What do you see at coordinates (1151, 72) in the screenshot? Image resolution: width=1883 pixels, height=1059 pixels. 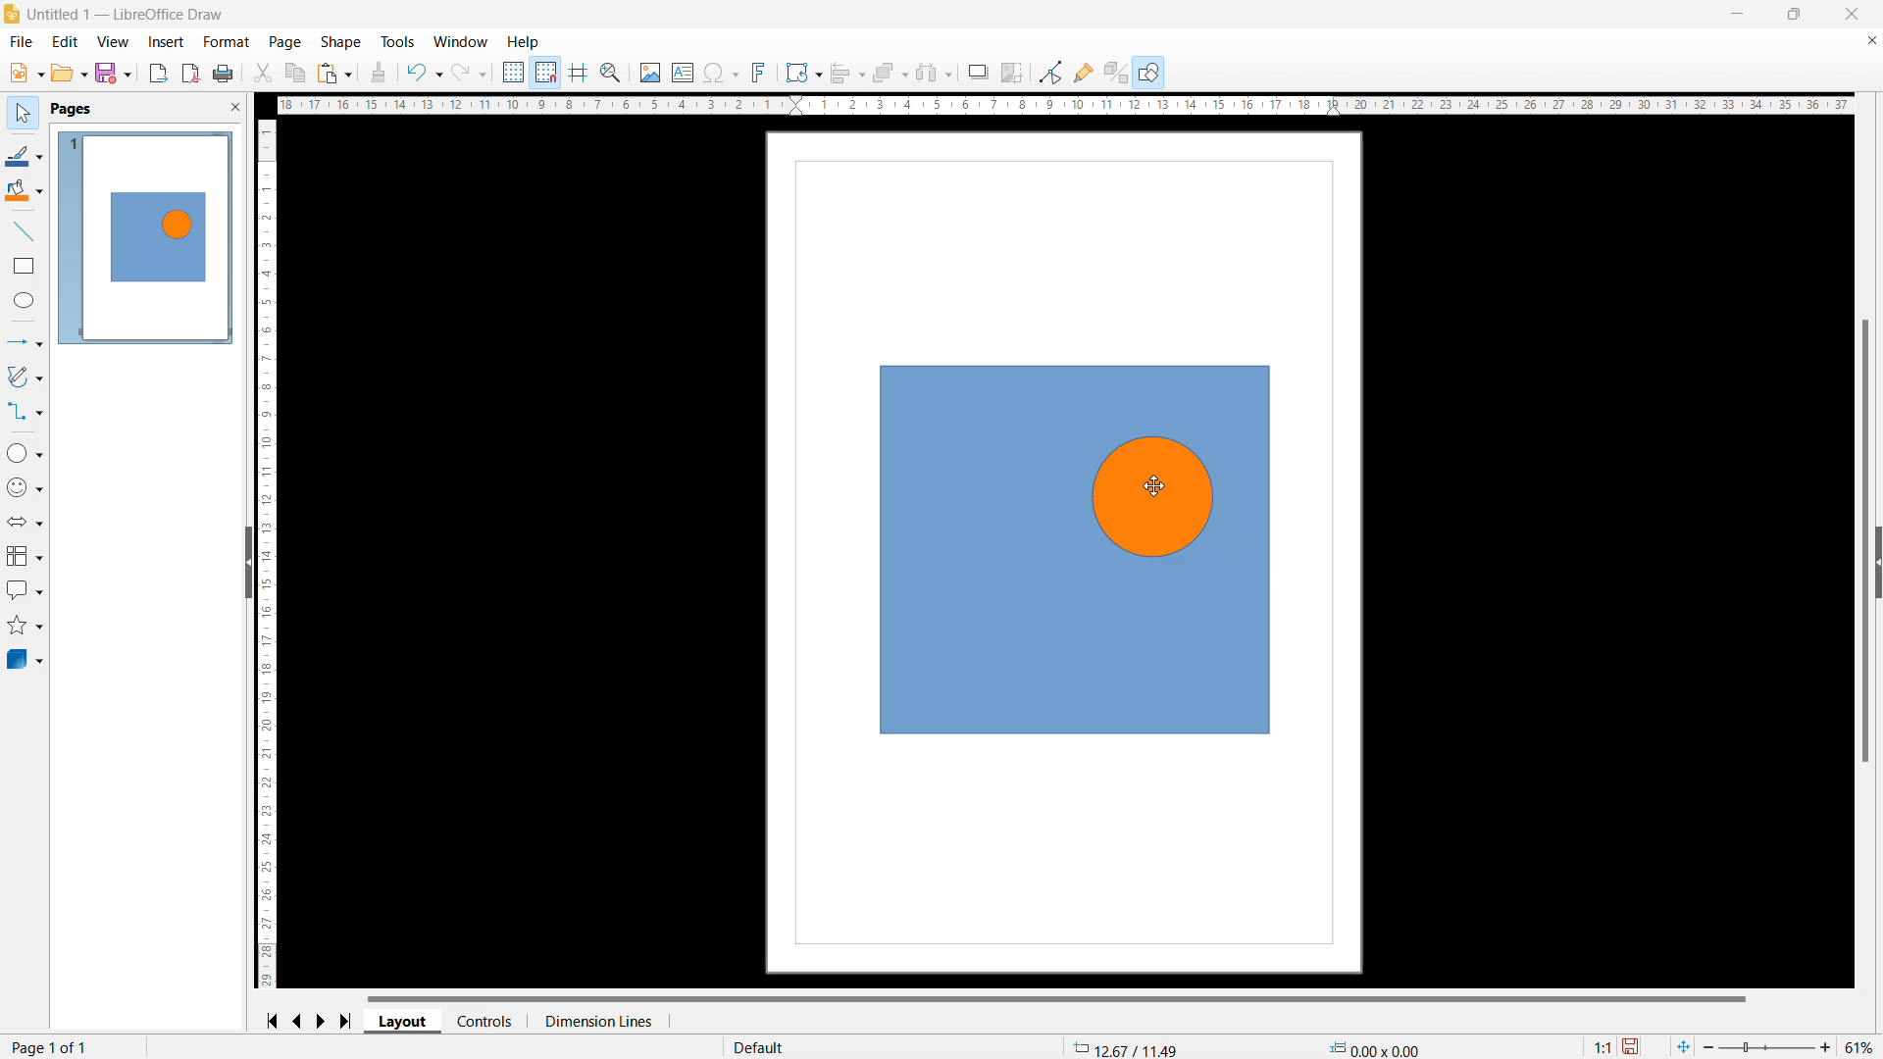 I see `show draw functions` at bounding box center [1151, 72].